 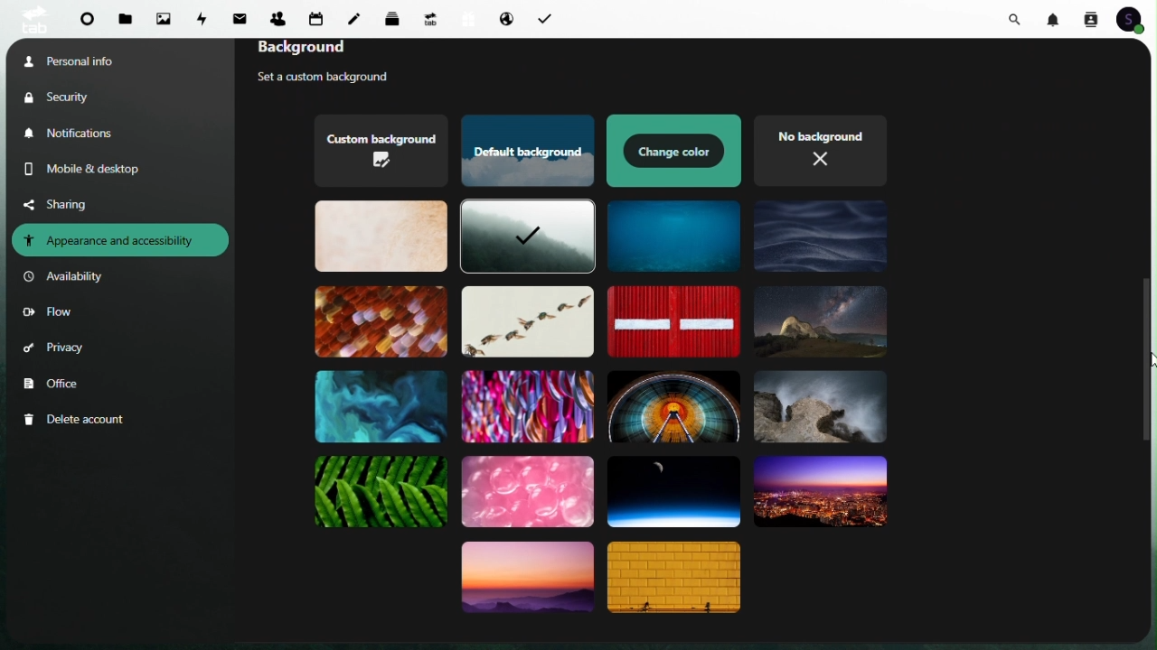 I want to click on Calendar, so click(x=316, y=18).